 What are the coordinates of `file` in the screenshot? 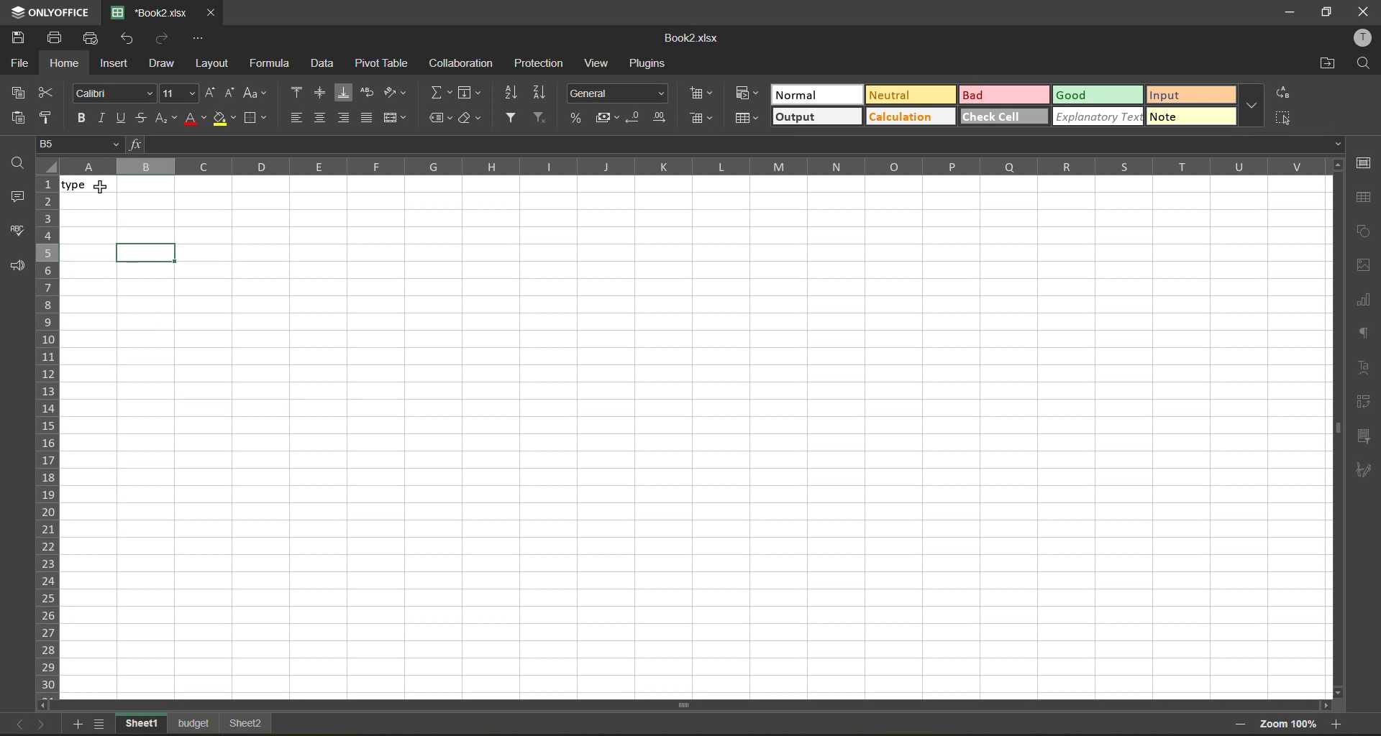 It's located at (20, 64).